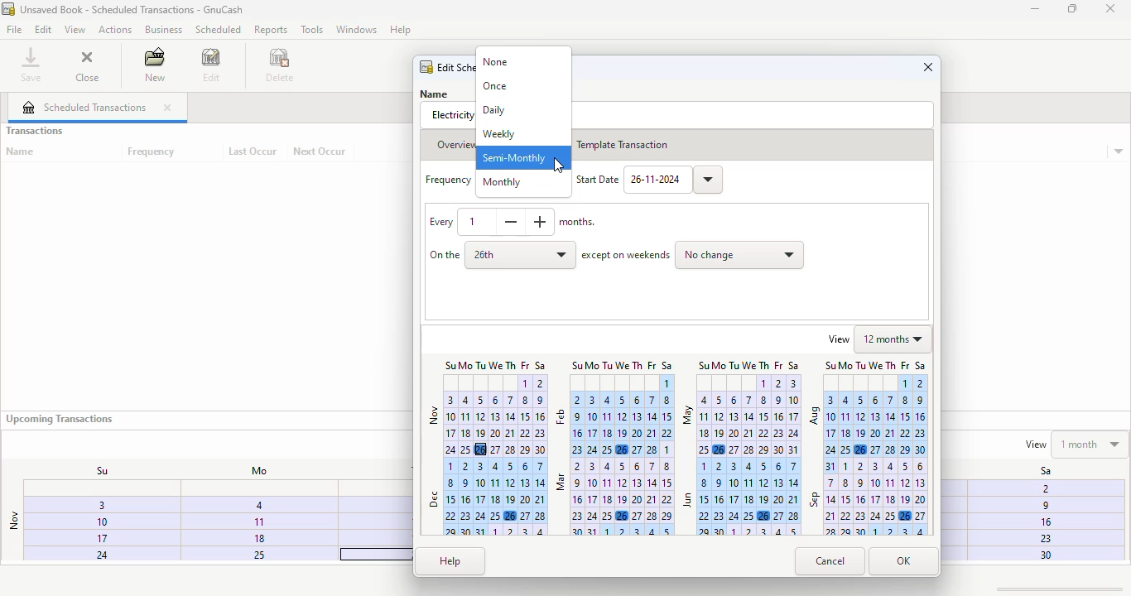 The width and height of the screenshot is (1131, 596). I want to click on new, so click(154, 64).